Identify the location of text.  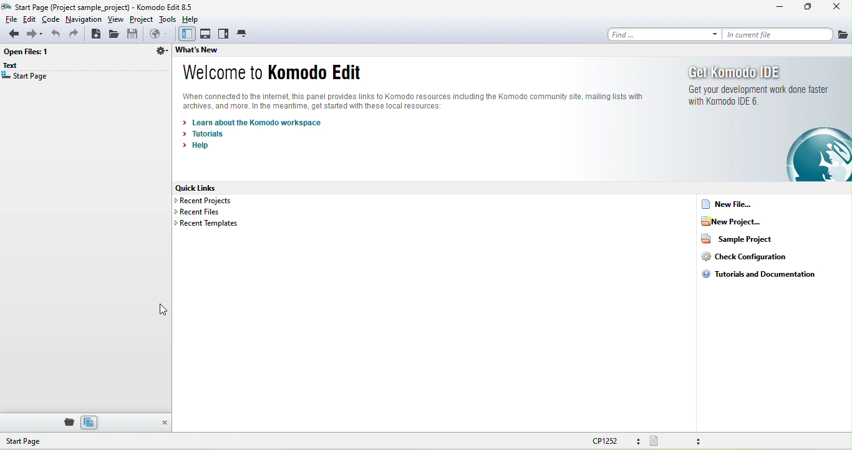
(14, 66).